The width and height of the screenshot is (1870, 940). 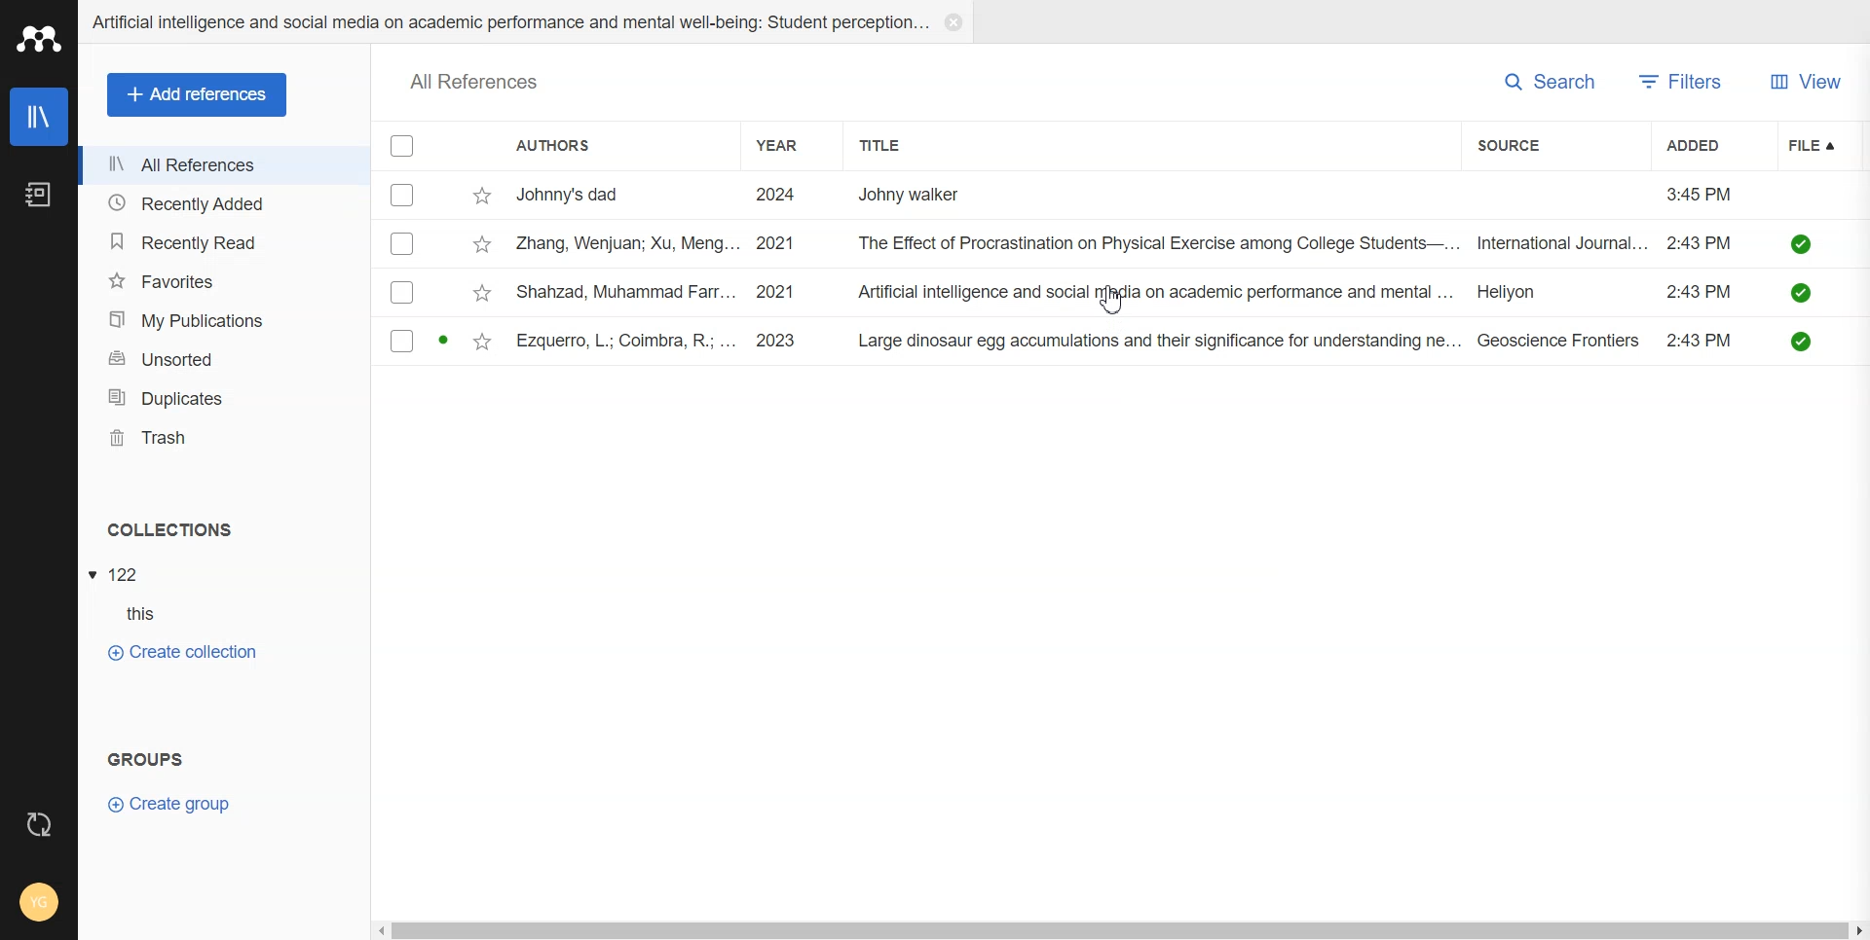 I want to click on Source, so click(x=1511, y=144).